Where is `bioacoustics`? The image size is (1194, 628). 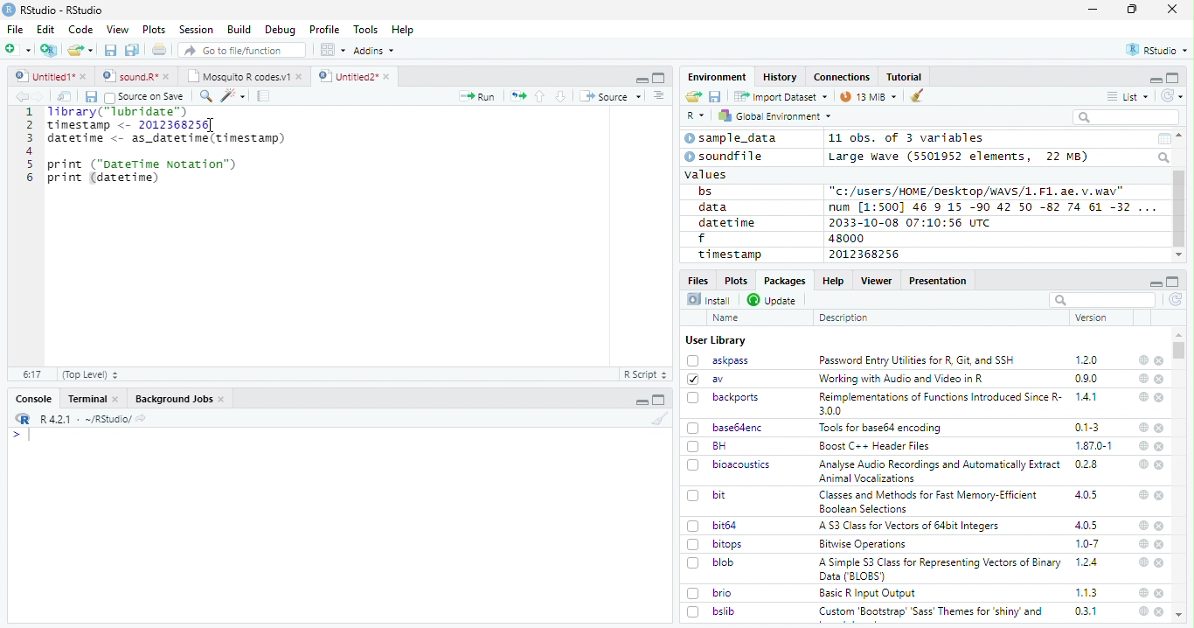 bioacoustics is located at coordinates (729, 464).